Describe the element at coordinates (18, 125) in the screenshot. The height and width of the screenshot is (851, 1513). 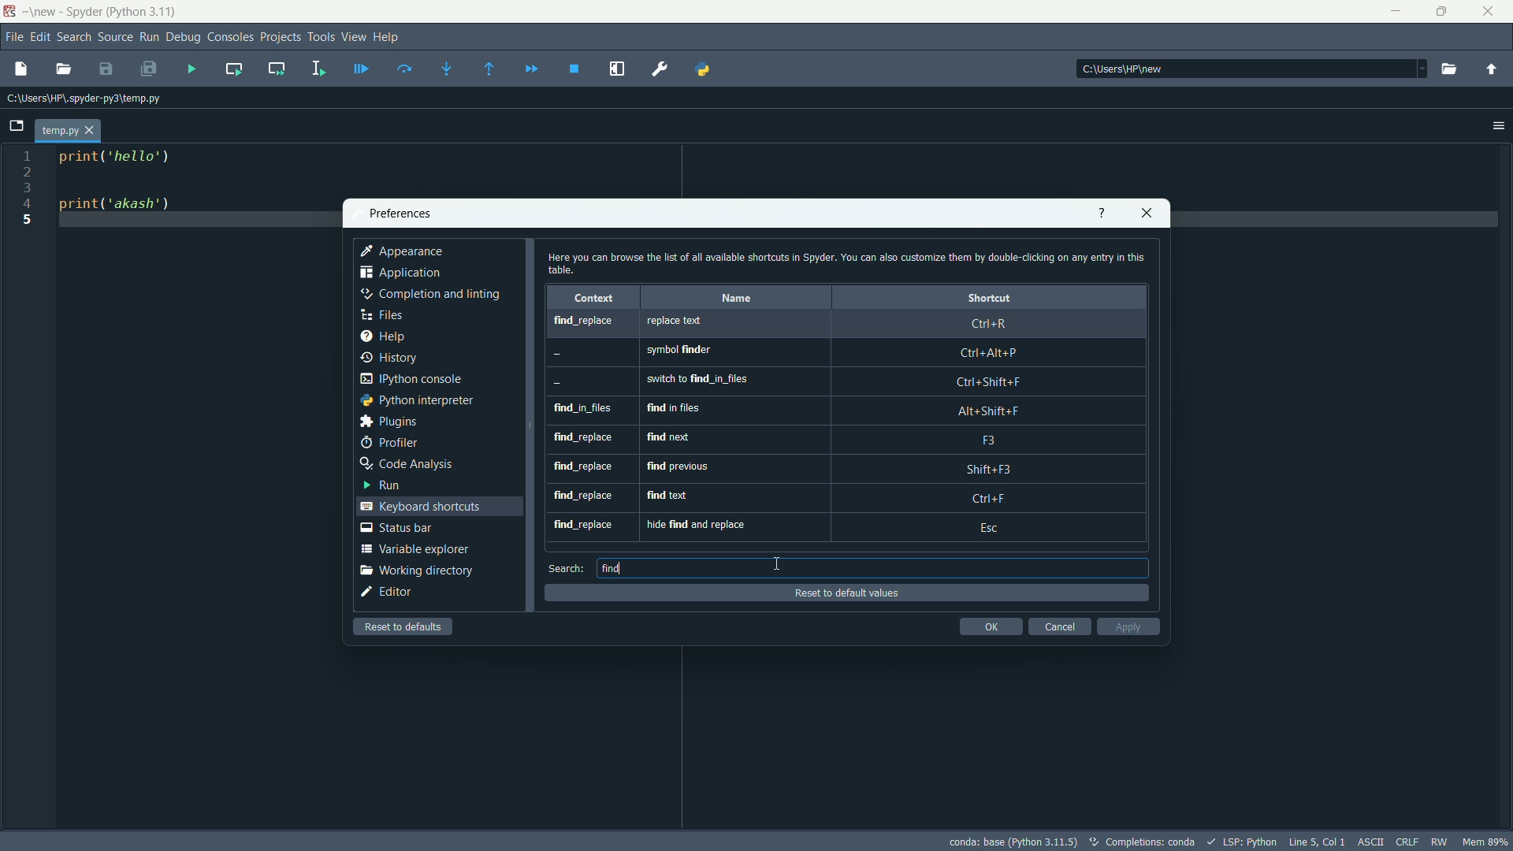
I see `browse tabs` at that location.